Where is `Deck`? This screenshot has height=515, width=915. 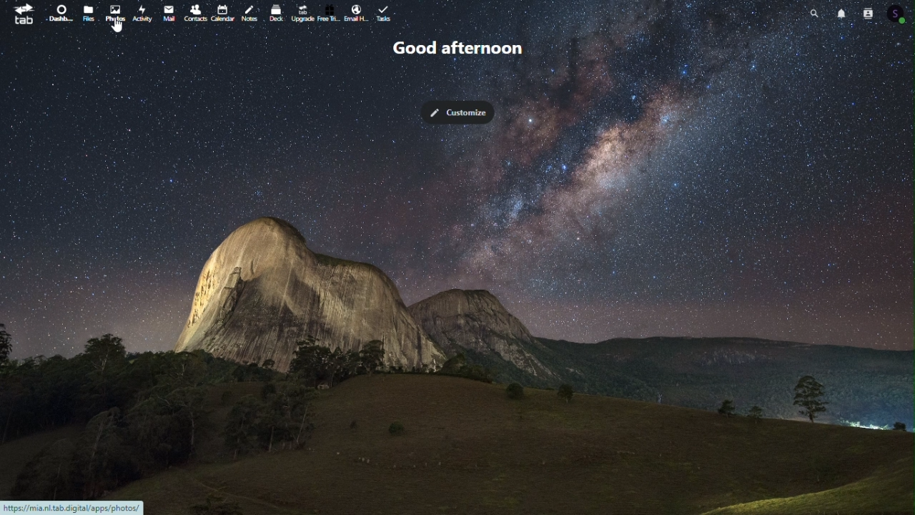
Deck is located at coordinates (274, 14).